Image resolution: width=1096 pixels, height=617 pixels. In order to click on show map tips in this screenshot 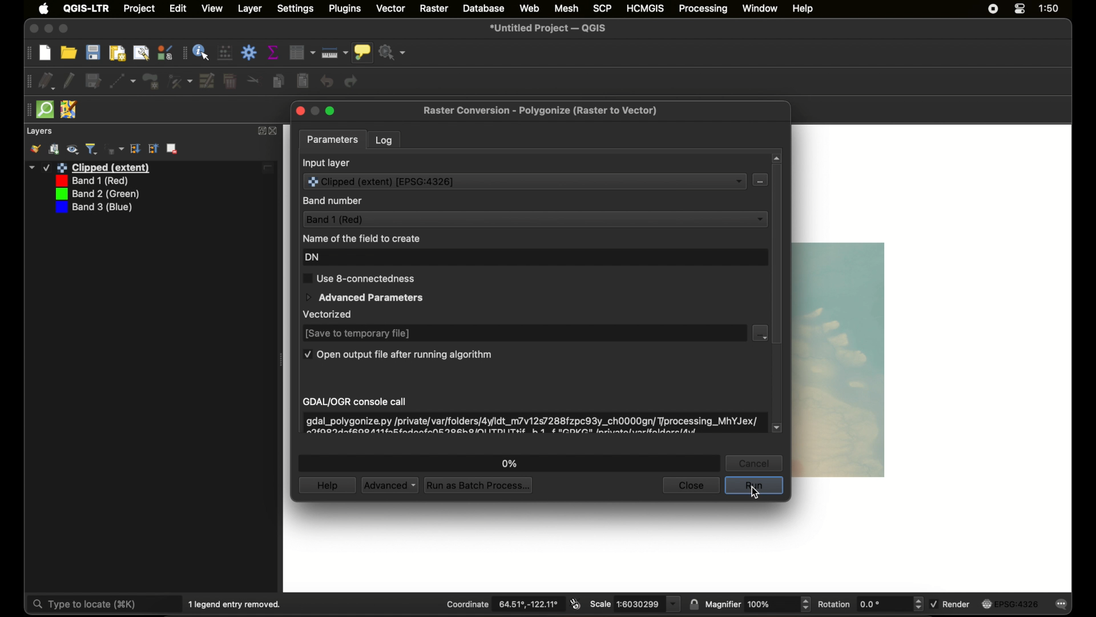, I will do `click(362, 53)`.